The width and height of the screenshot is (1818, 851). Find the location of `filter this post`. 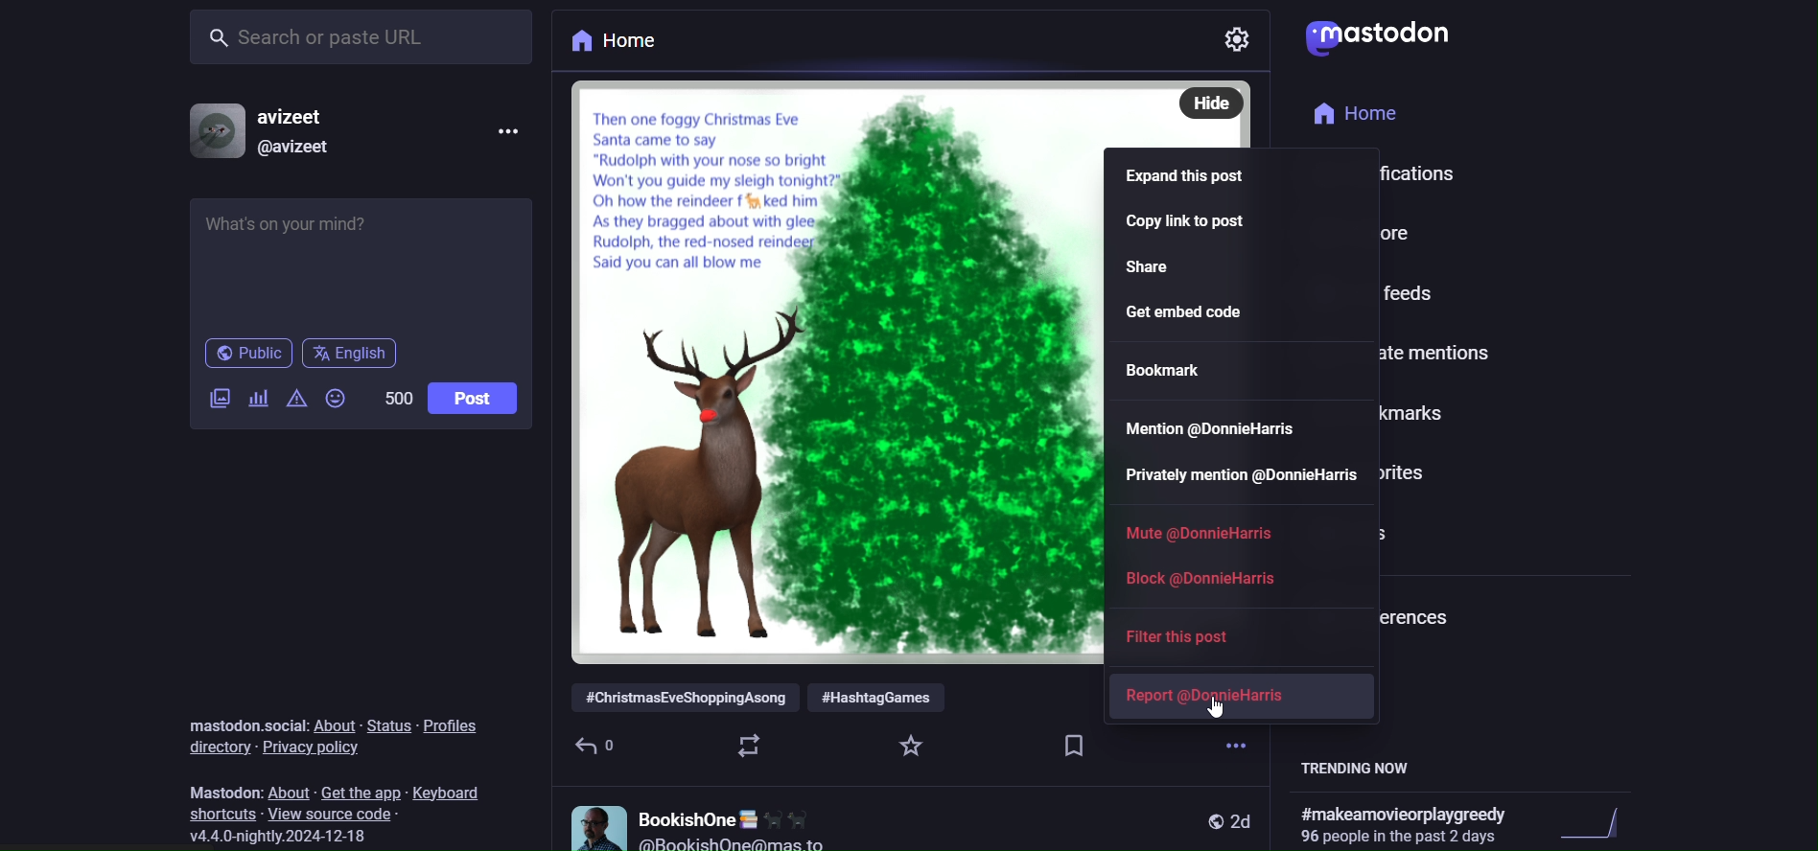

filter this post is located at coordinates (1181, 635).